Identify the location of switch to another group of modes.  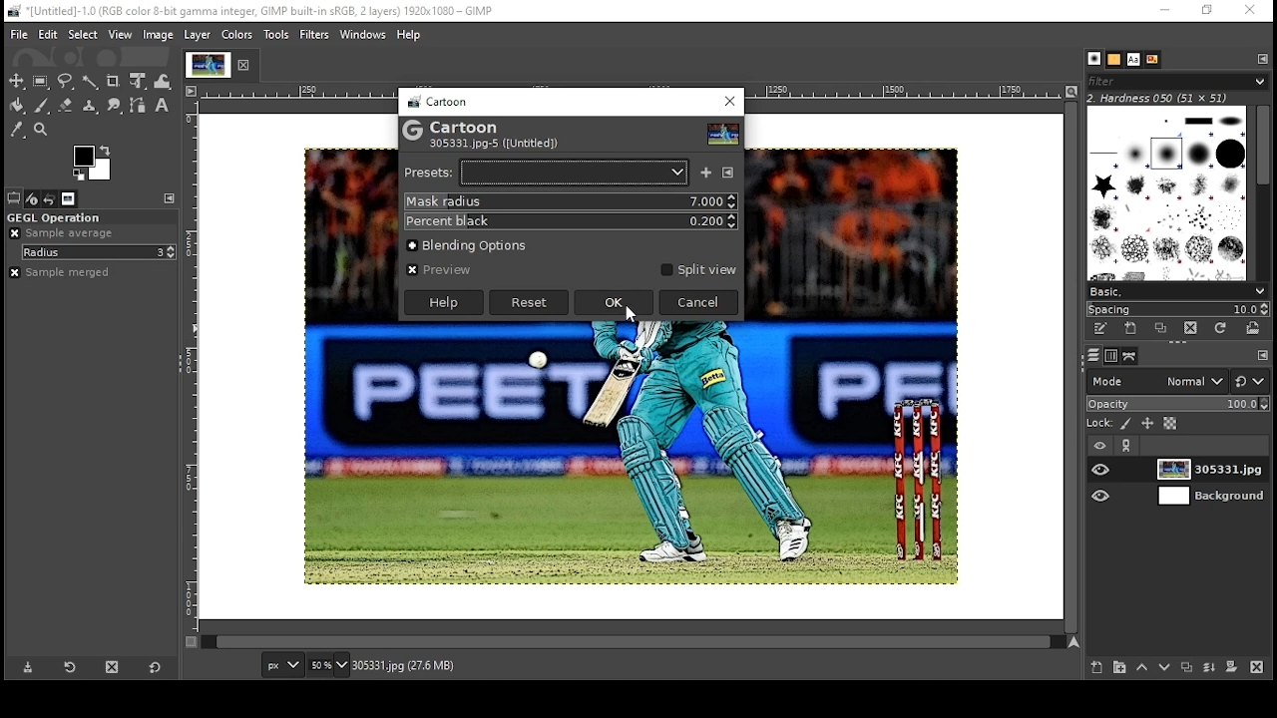
(1252, 381).